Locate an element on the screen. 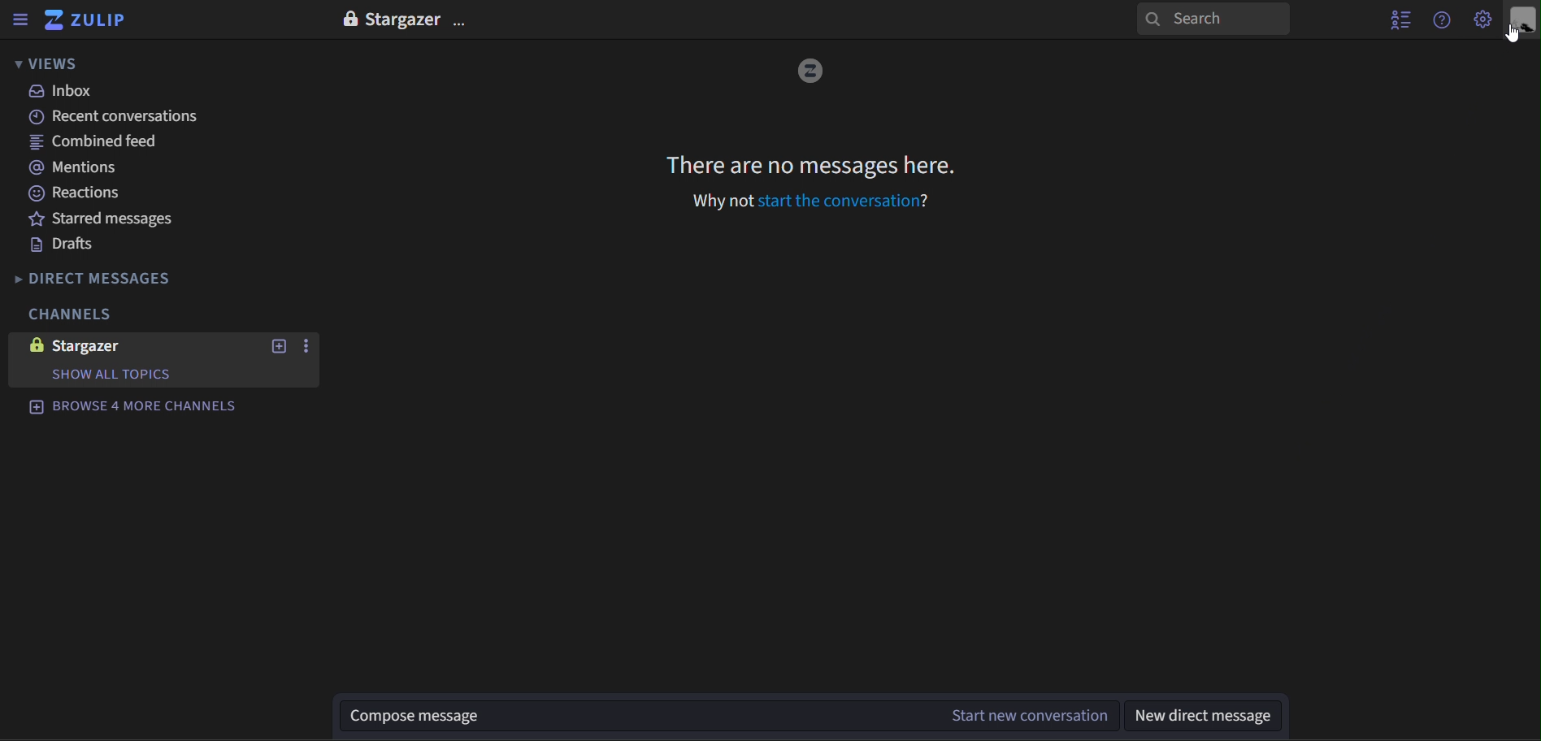 This screenshot has height=741, width=1541. There are no messages here is located at coordinates (812, 165).